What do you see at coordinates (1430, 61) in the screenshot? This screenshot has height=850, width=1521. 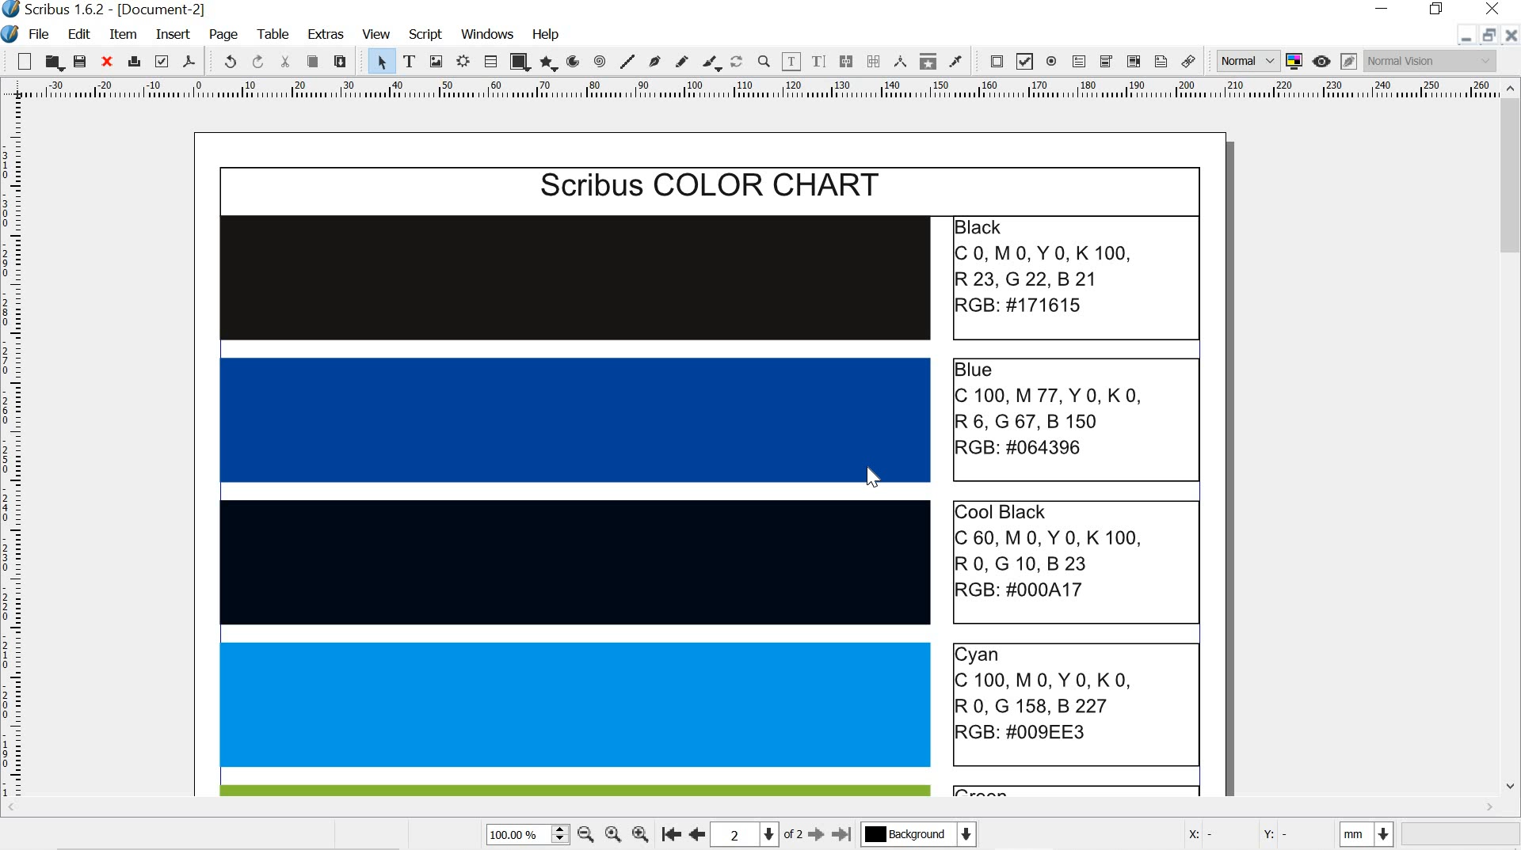 I see `Normal Vision` at bounding box center [1430, 61].